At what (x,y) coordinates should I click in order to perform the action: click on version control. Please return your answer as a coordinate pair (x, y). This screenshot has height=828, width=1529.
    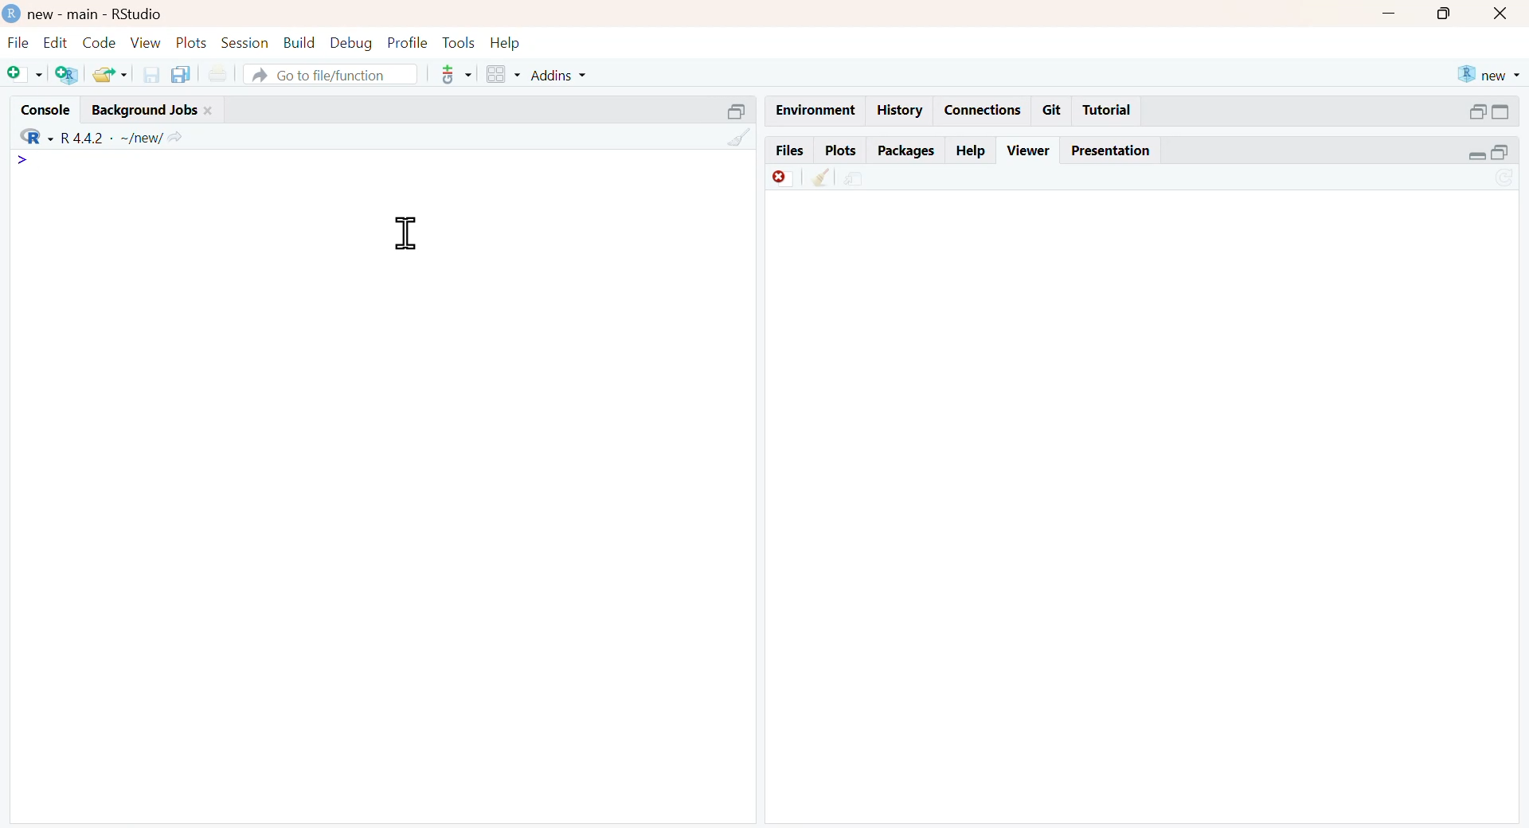
    Looking at the image, I should click on (452, 74).